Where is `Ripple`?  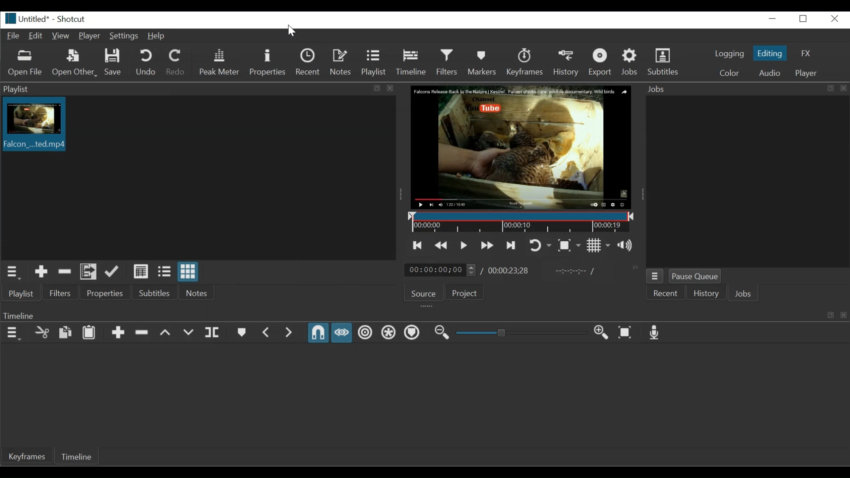 Ripple is located at coordinates (365, 333).